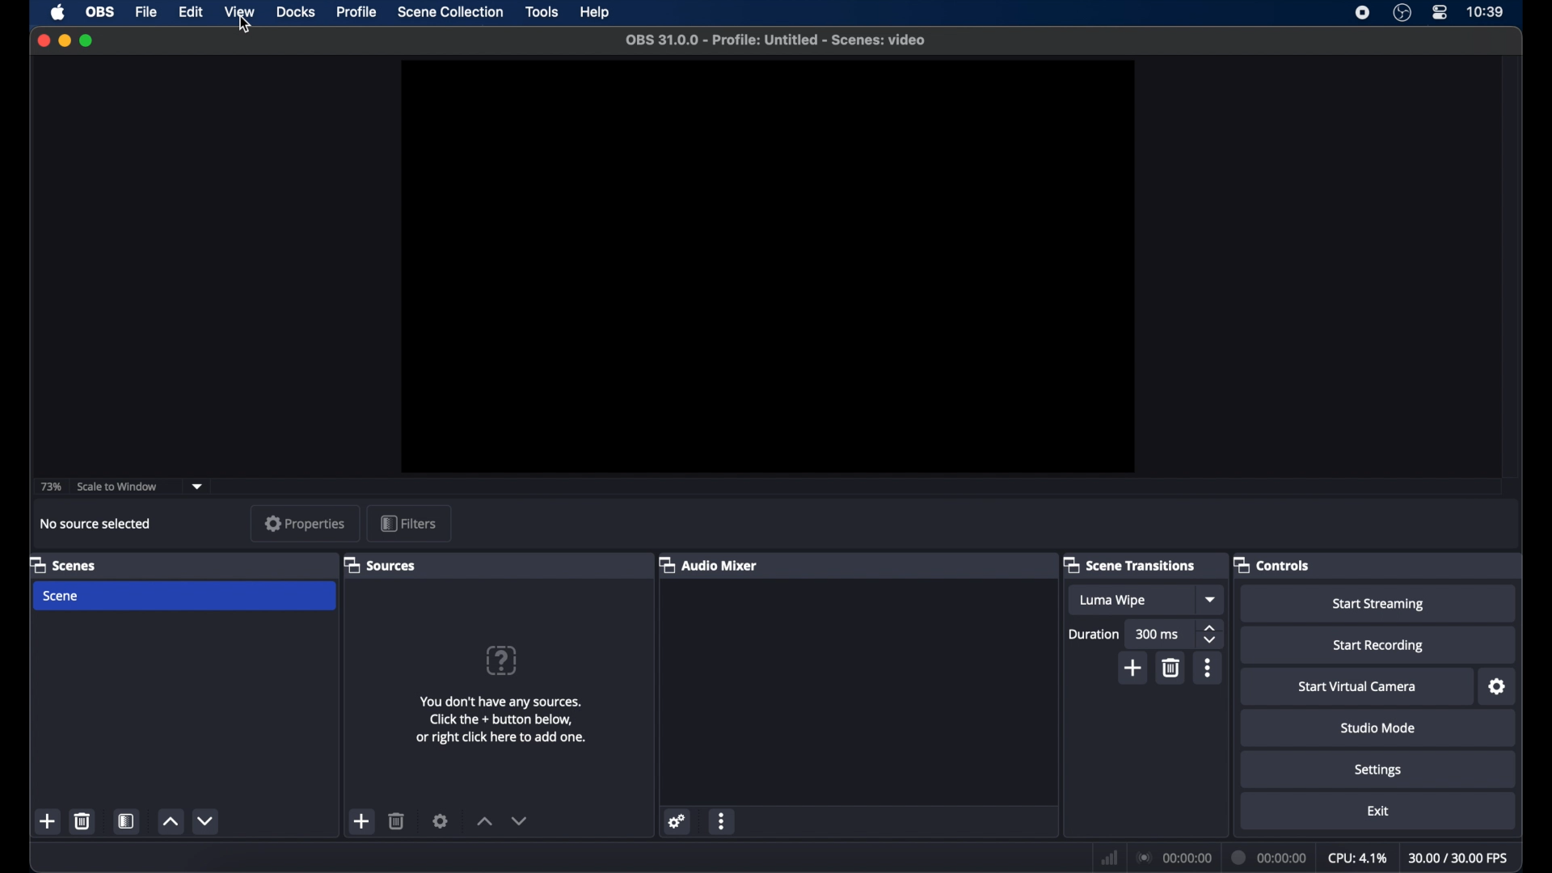 Image resolution: width=1552 pixels, height=873 pixels. What do you see at coordinates (1272, 564) in the screenshot?
I see `controls` at bounding box center [1272, 564].